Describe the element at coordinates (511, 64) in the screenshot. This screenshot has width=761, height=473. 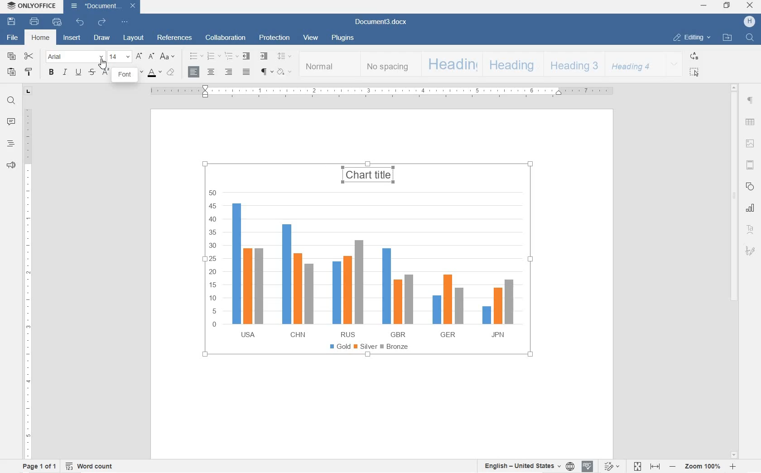
I see `HEADING 2` at that location.